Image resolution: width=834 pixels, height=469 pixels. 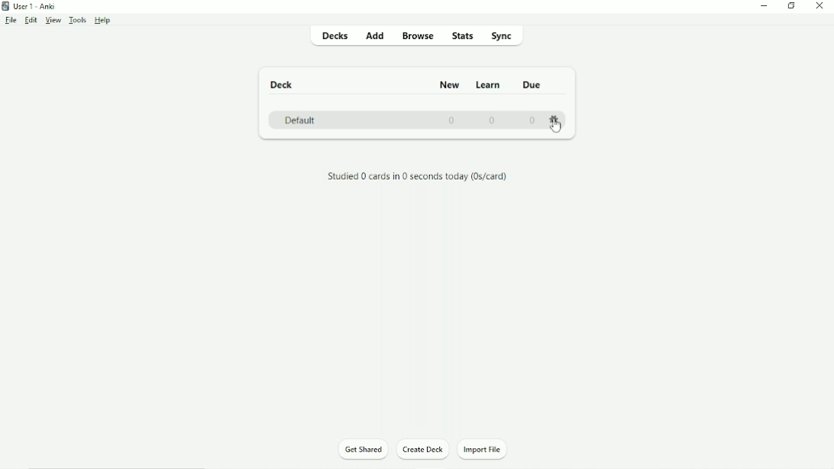 What do you see at coordinates (554, 117) in the screenshot?
I see `Settings` at bounding box center [554, 117].